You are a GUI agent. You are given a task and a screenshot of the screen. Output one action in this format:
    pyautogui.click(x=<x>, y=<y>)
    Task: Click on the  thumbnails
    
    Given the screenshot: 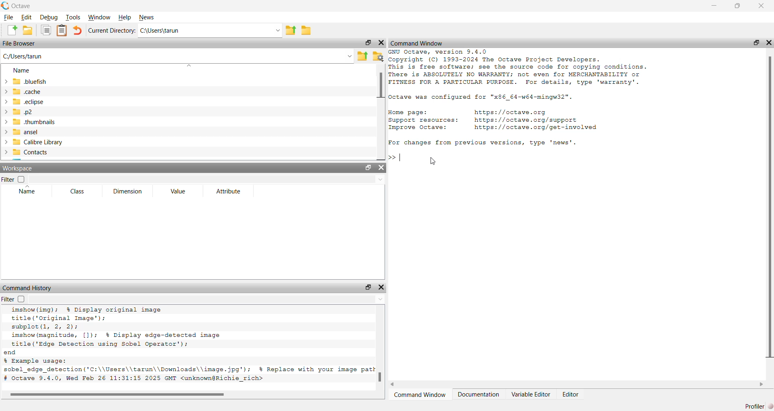 What is the action you would take?
    pyautogui.click(x=31, y=122)
    